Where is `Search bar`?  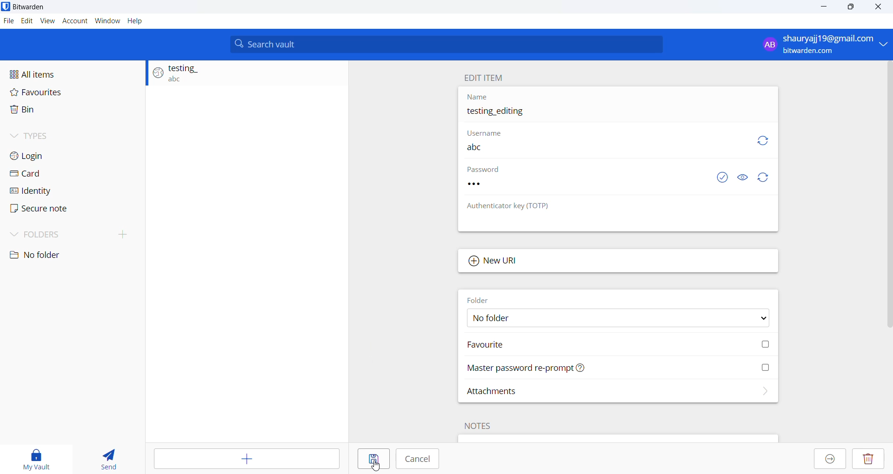
Search bar is located at coordinates (447, 45).